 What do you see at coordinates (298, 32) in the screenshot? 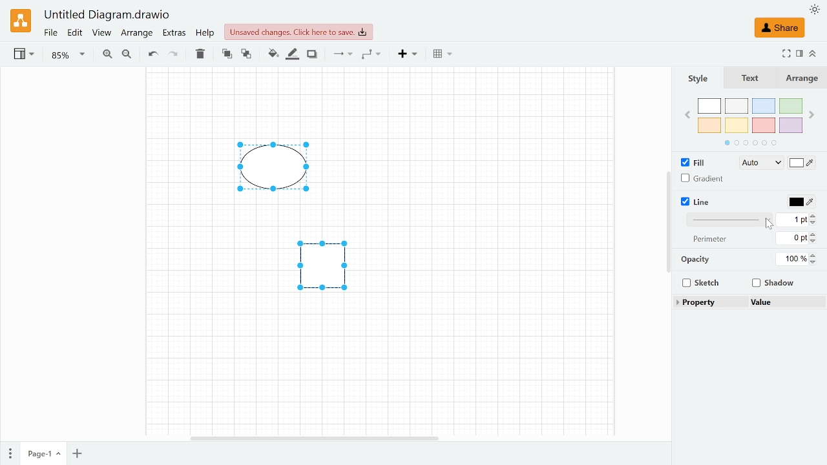
I see `Unsaved changes. click here to save` at bounding box center [298, 32].